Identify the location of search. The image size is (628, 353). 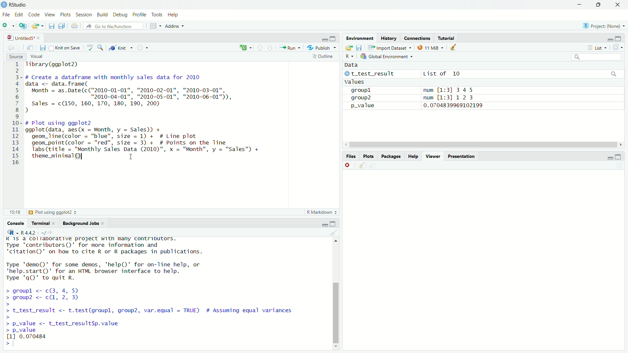
(613, 74).